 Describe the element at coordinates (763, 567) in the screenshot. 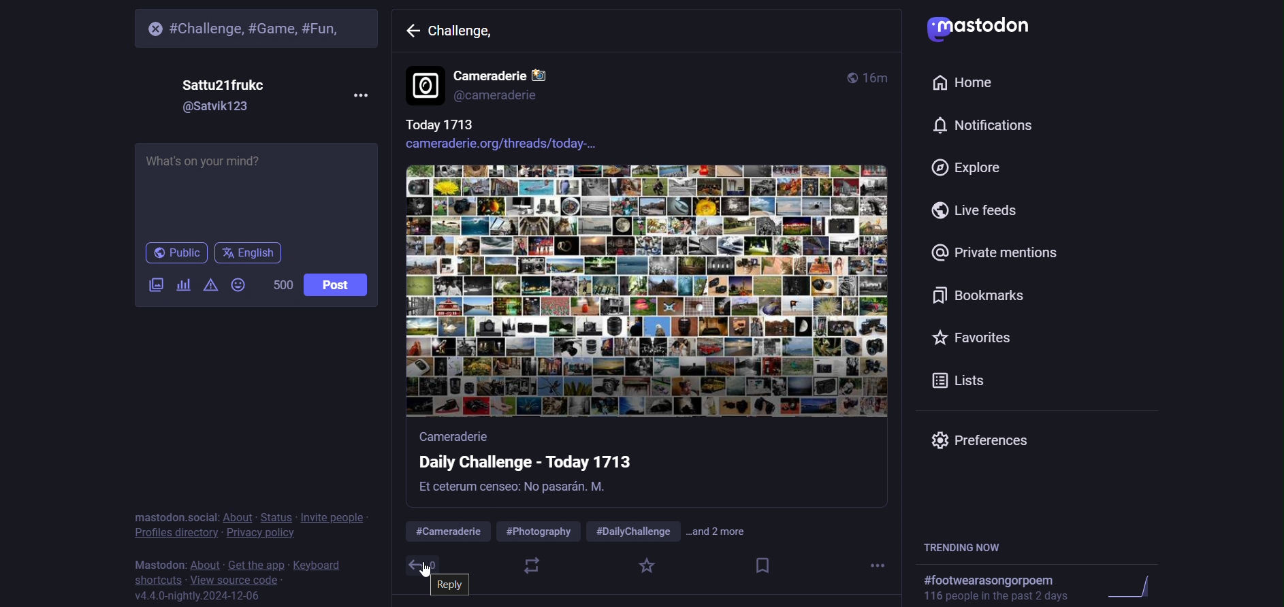

I see `bookmark` at that location.